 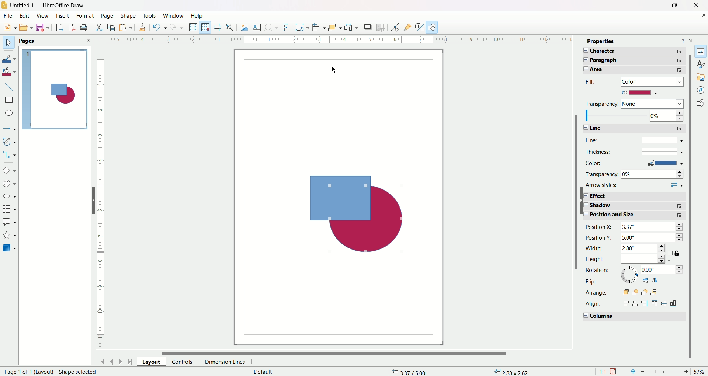 What do you see at coordinates (63, 15) in the screenshot?
I see `insert` at bounding box center [63, 15].